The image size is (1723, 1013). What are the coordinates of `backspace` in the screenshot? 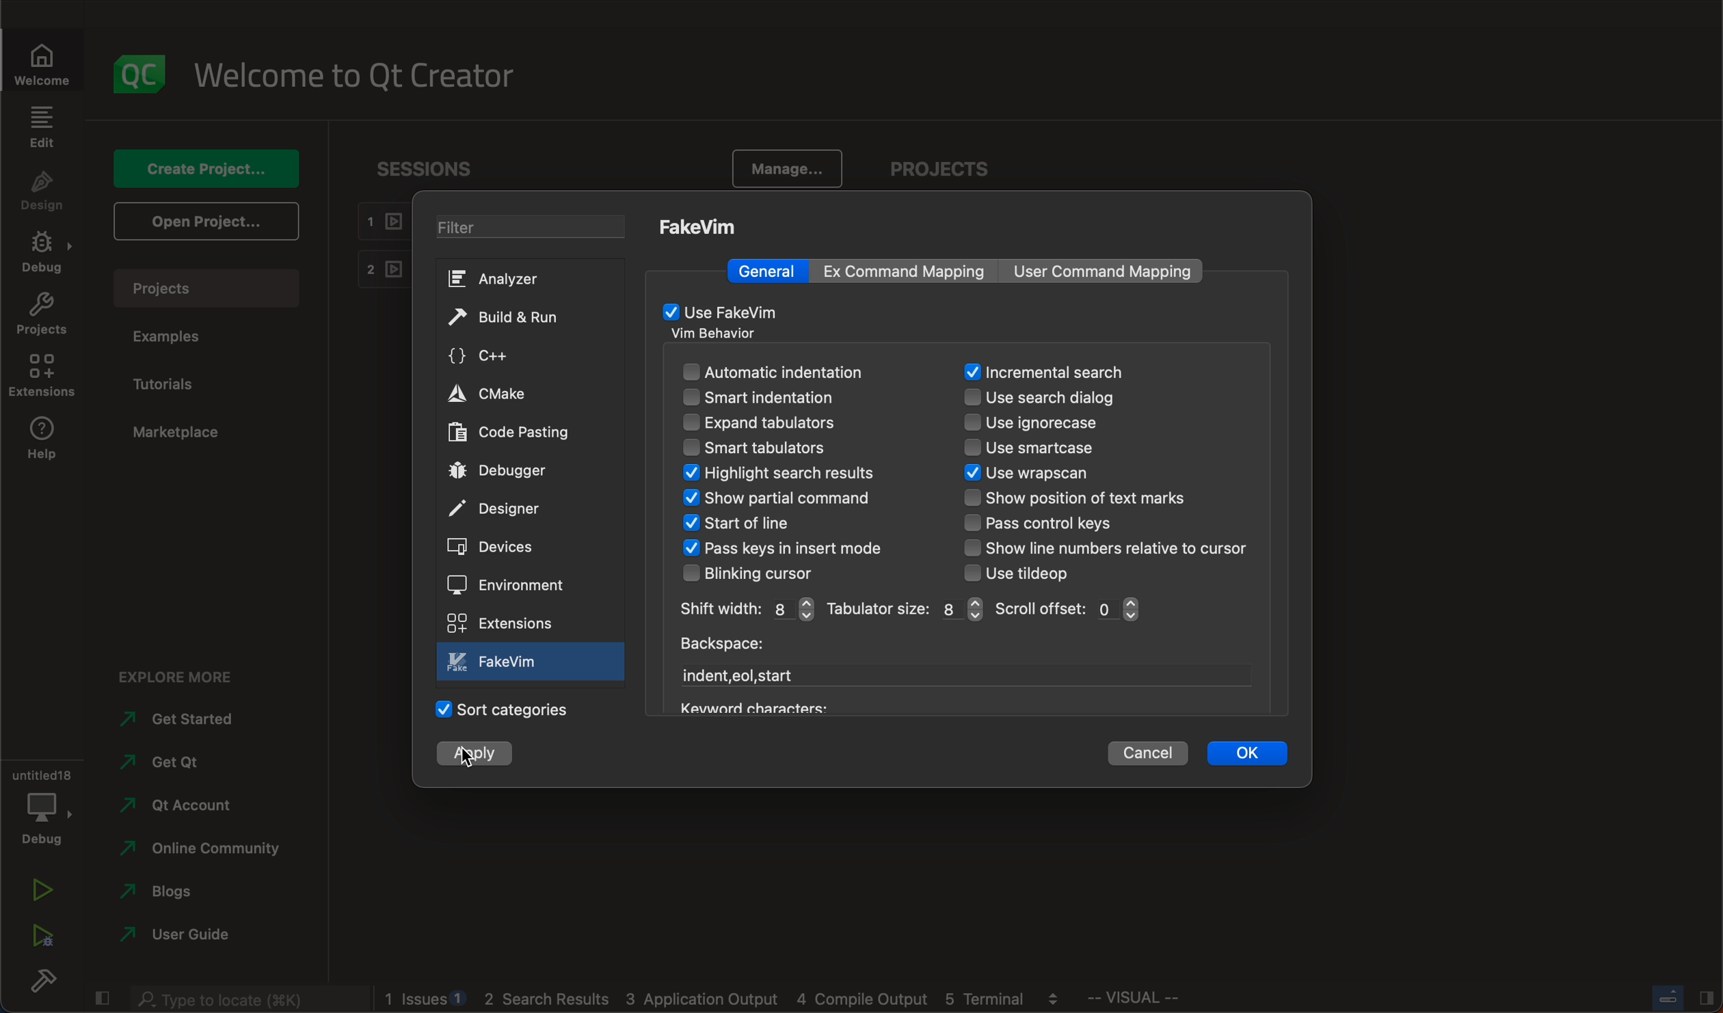 It's located at (720, 647).